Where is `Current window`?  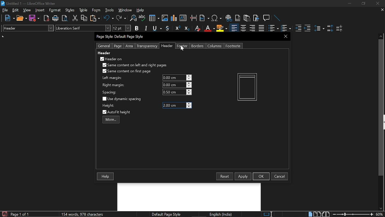
Current window is located at coordinates (28, 4).